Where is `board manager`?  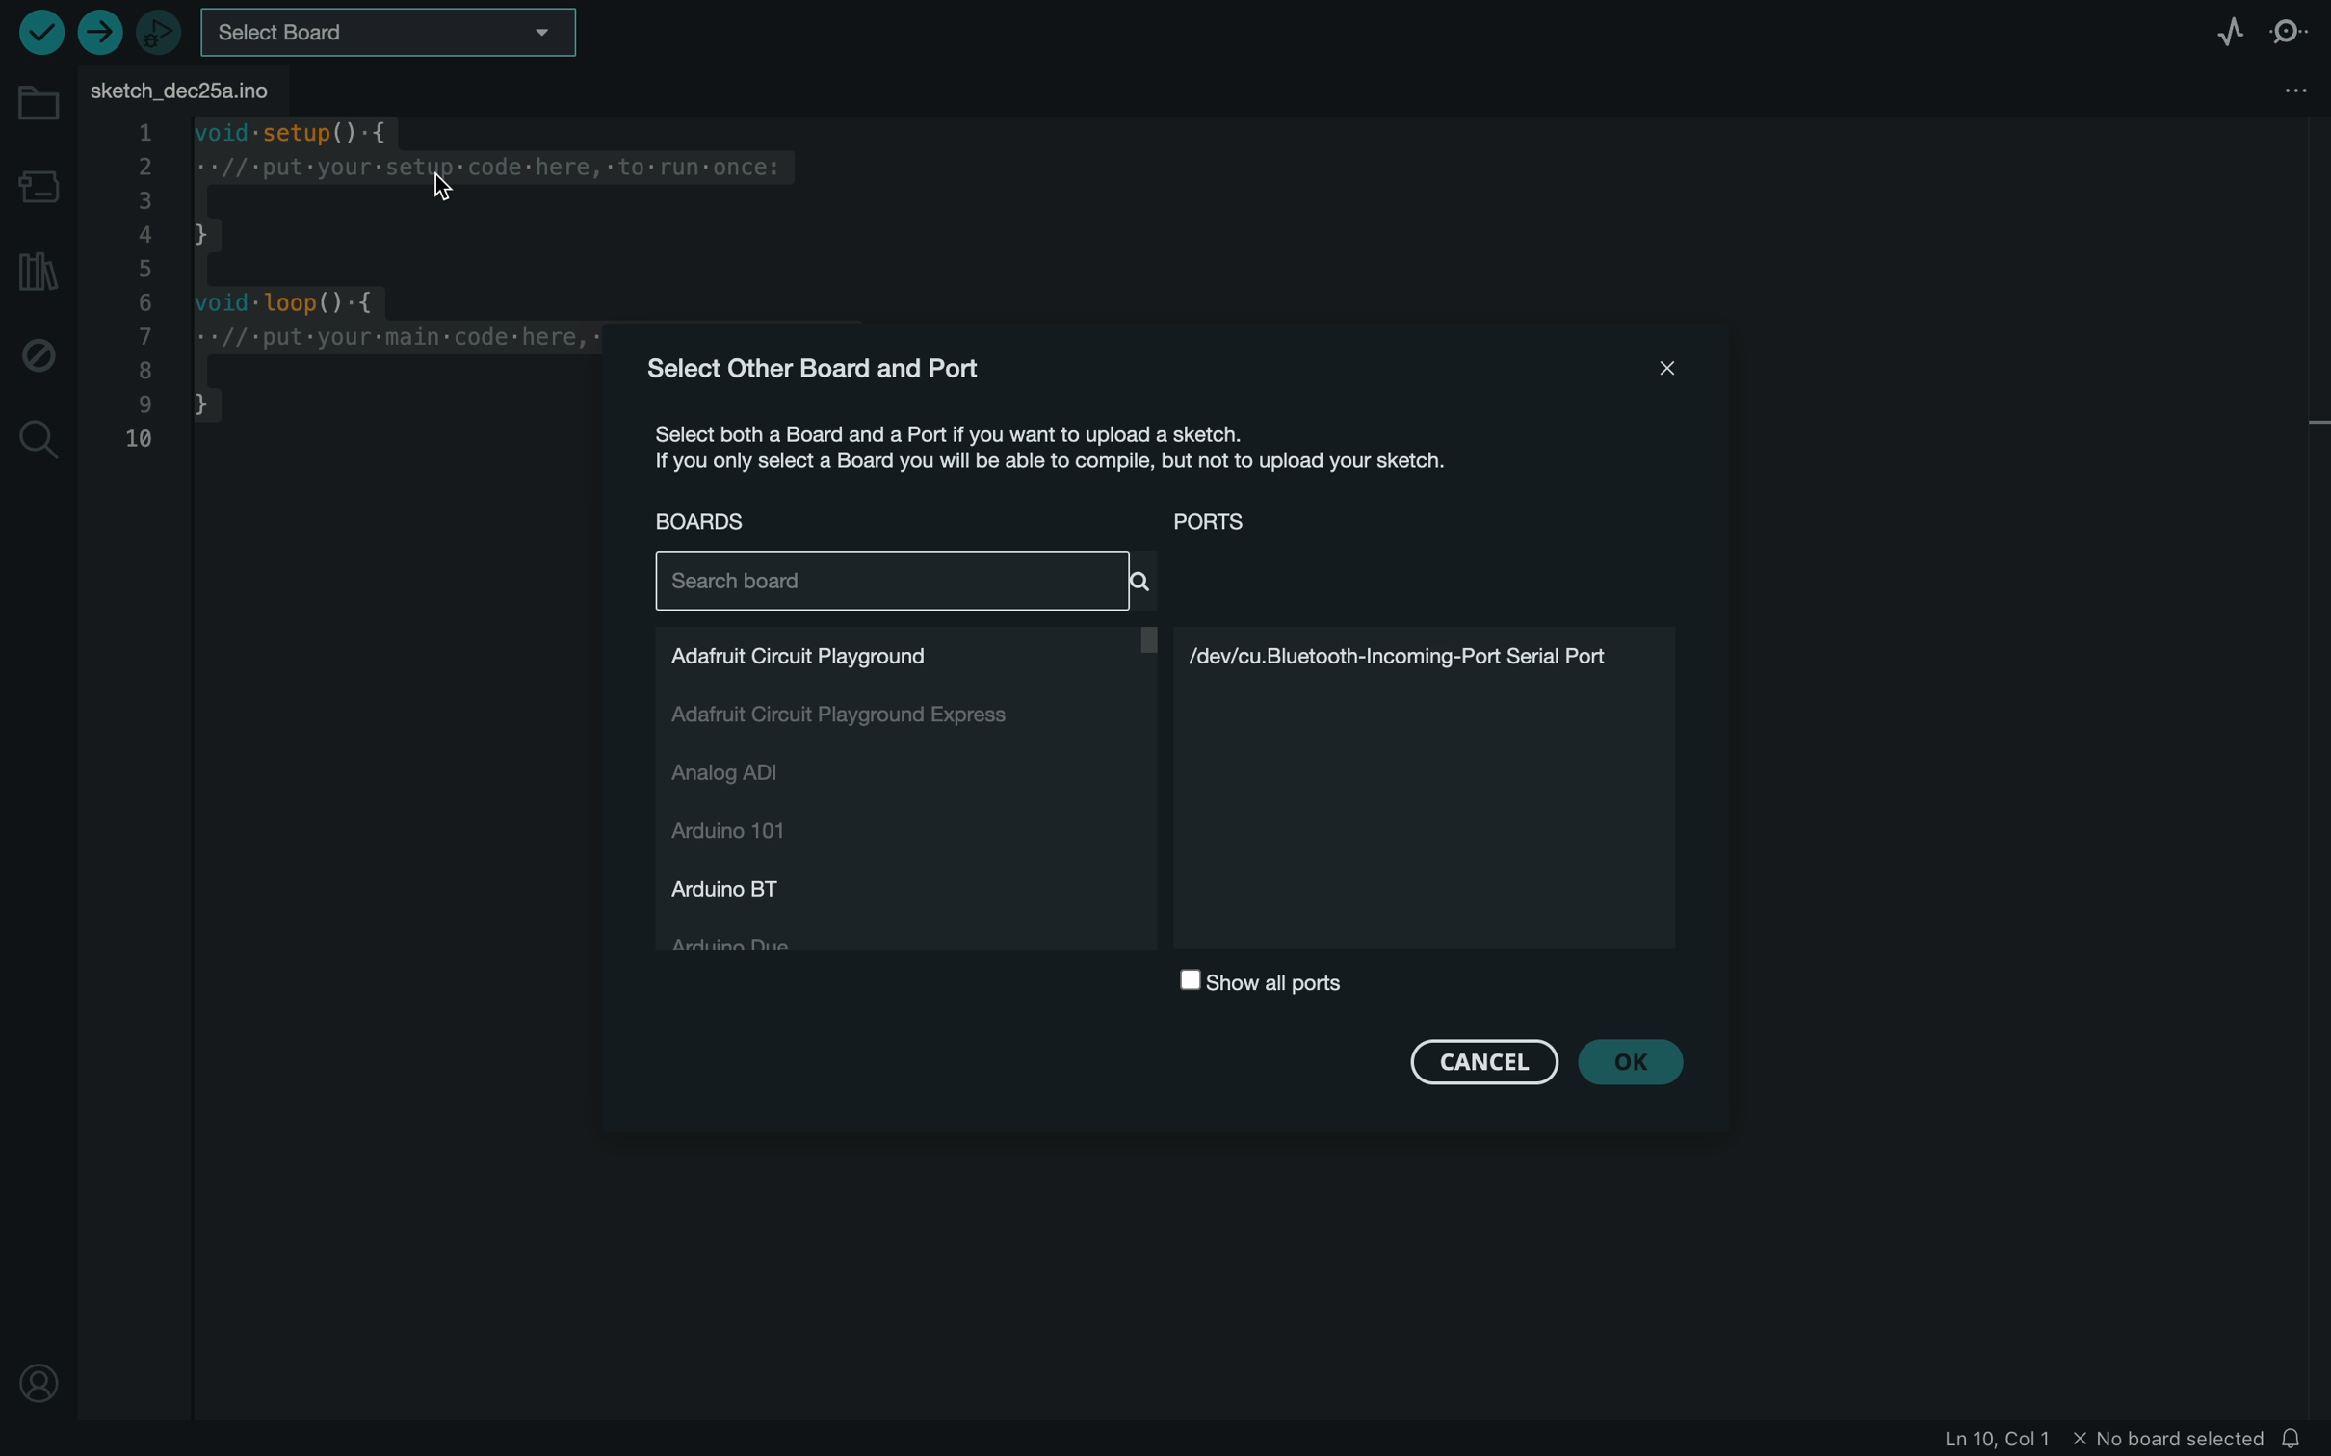 board manager is located at coordinates (37, 184).